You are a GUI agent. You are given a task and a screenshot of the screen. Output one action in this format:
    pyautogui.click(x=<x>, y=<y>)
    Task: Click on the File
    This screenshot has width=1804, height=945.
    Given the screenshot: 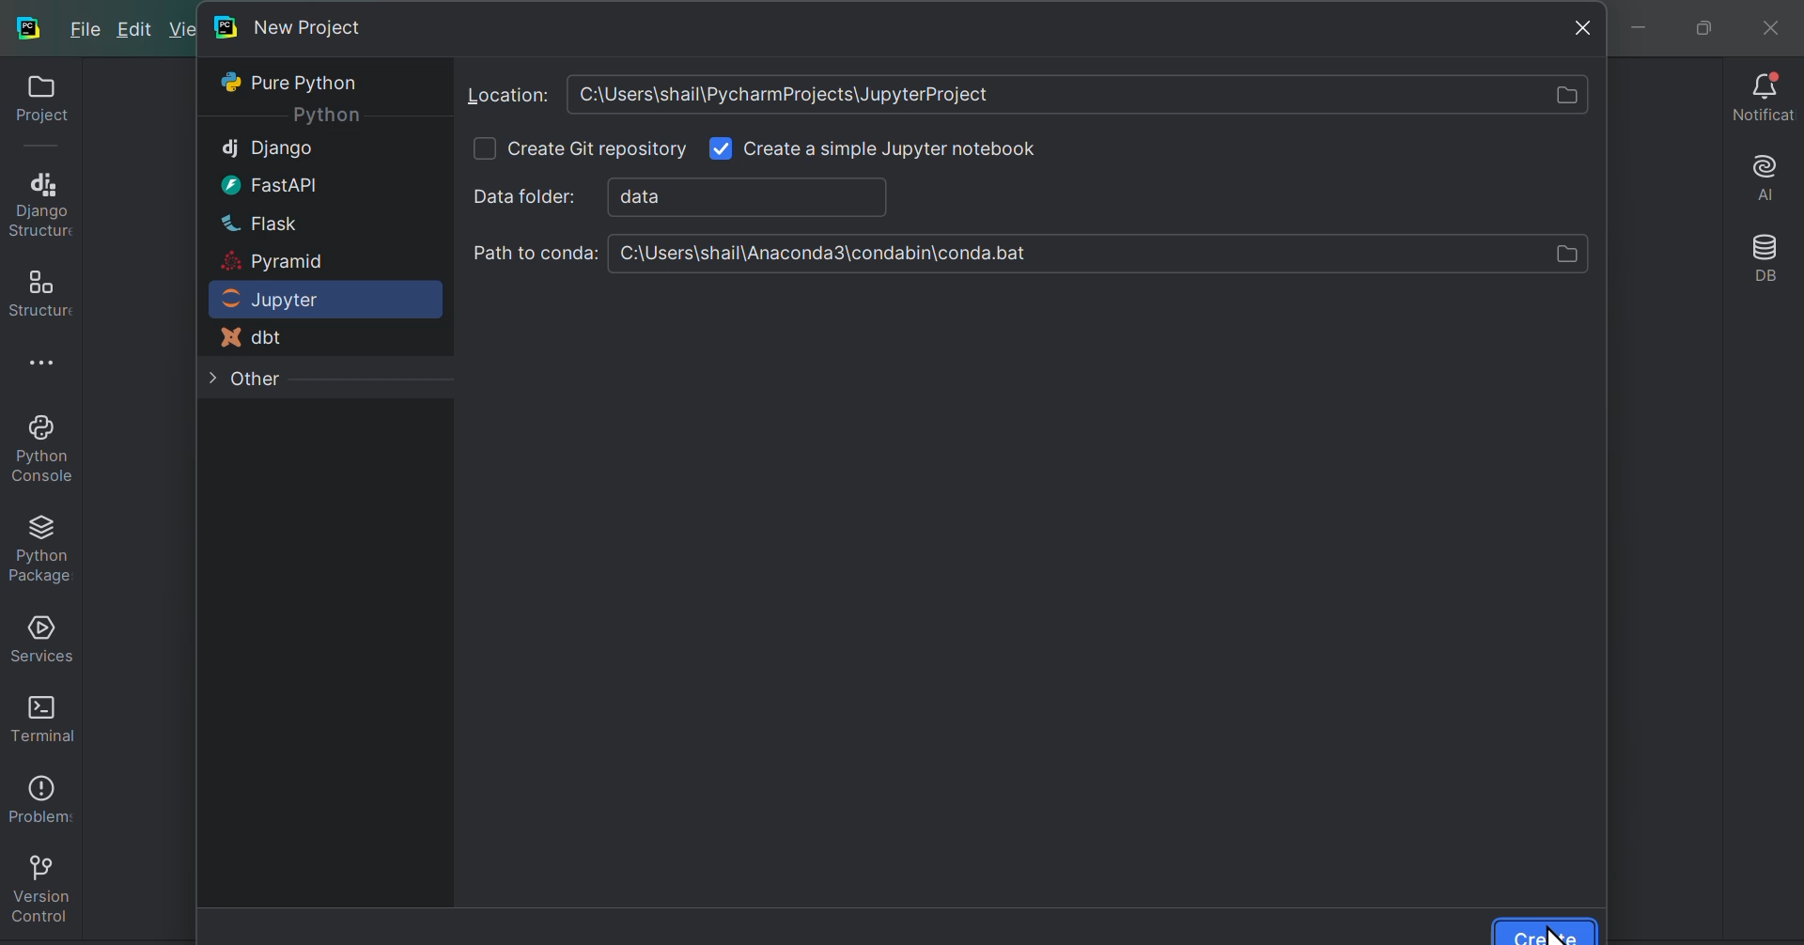 What is the action you would take?
    pyautogui.click(x=87, y=33)
    